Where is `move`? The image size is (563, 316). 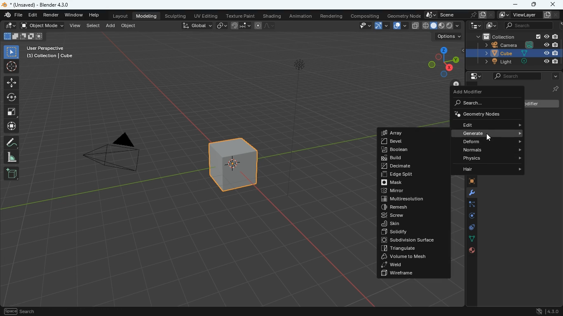
move is located at coordinates (12, 83).